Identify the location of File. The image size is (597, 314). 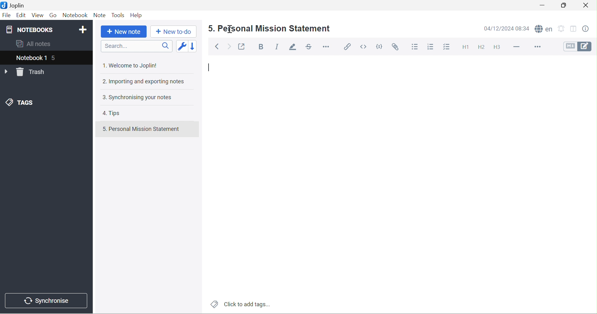
(7, 15).